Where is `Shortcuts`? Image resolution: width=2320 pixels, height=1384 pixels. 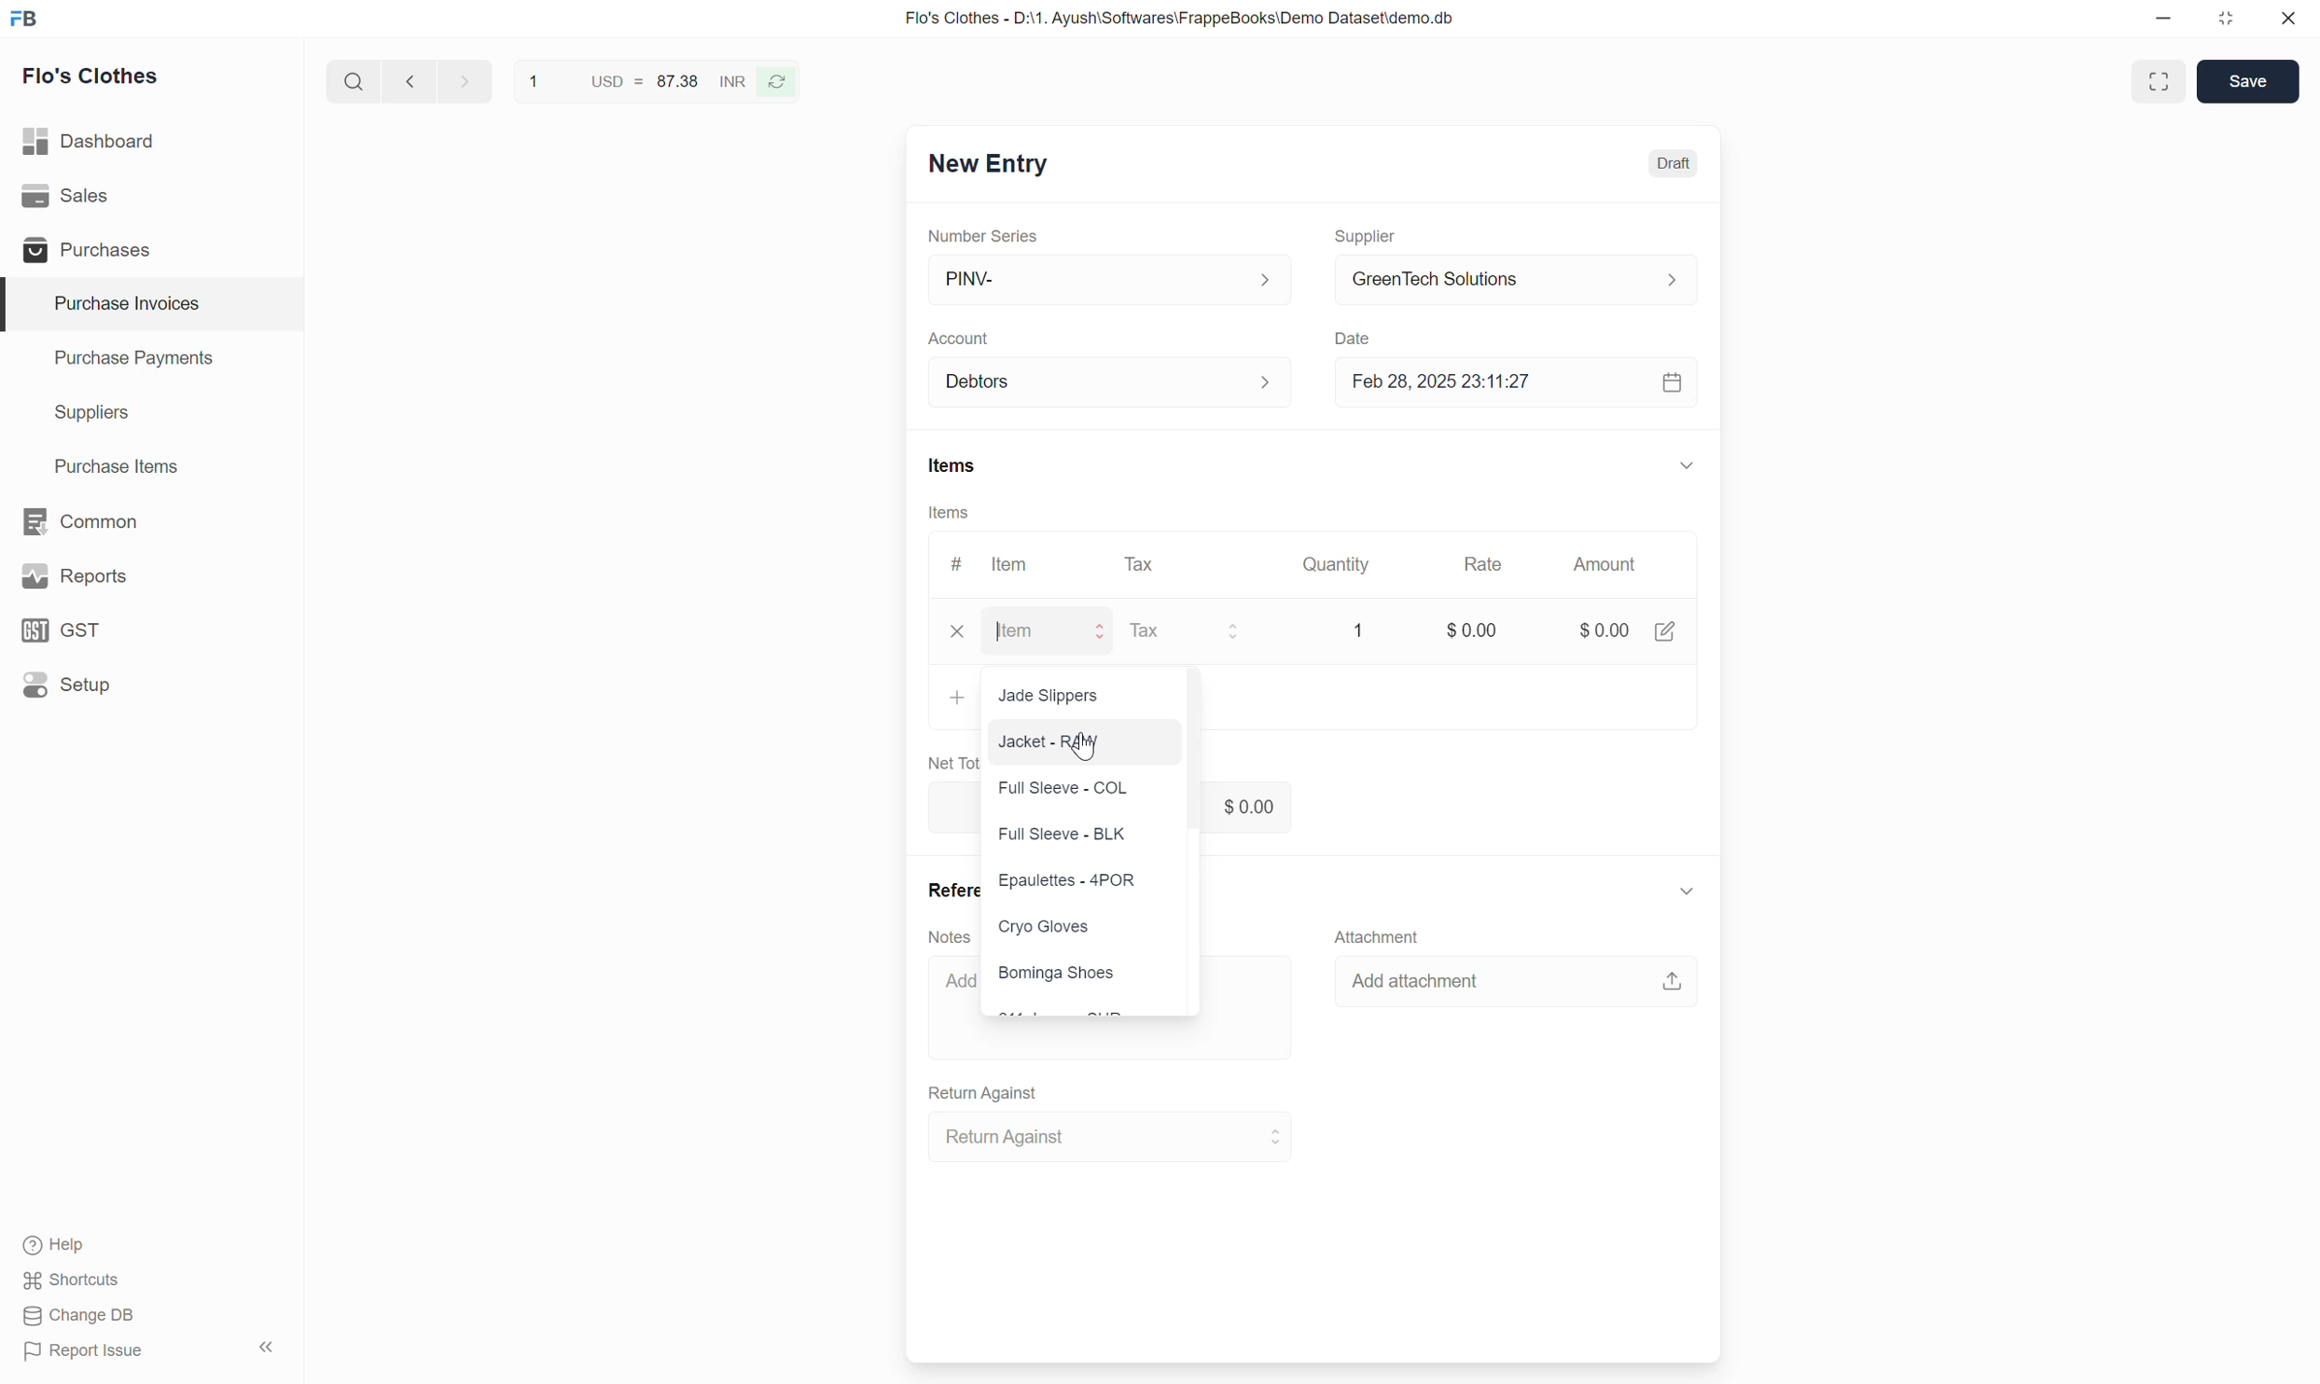
Shortcuts is located at coordinates (74, 1280).